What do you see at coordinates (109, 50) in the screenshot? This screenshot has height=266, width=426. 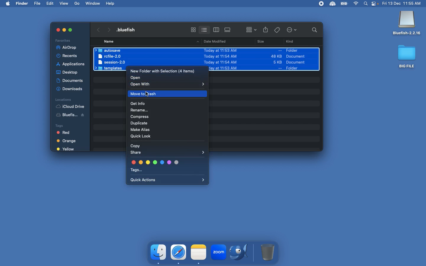 I see `autosave` at bounding box center [109, 50].